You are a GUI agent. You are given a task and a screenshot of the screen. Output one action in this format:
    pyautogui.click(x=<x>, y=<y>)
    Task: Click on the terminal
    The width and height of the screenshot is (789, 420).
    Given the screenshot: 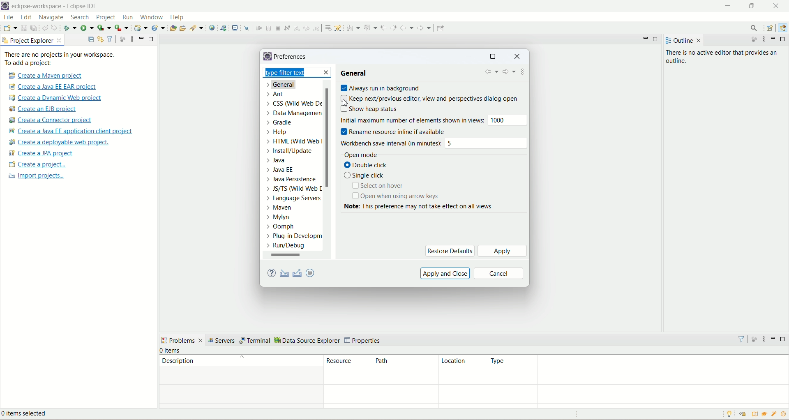 What is the action you would take?
    pyautogui.click(x=256, y=341)
    